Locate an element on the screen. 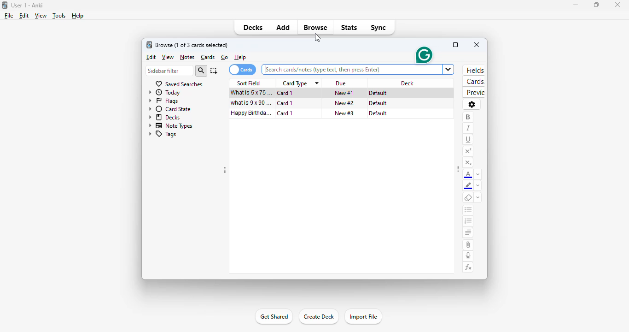 This screenshot has width=629, height=332. minimize is located at coordinates (576, 5).